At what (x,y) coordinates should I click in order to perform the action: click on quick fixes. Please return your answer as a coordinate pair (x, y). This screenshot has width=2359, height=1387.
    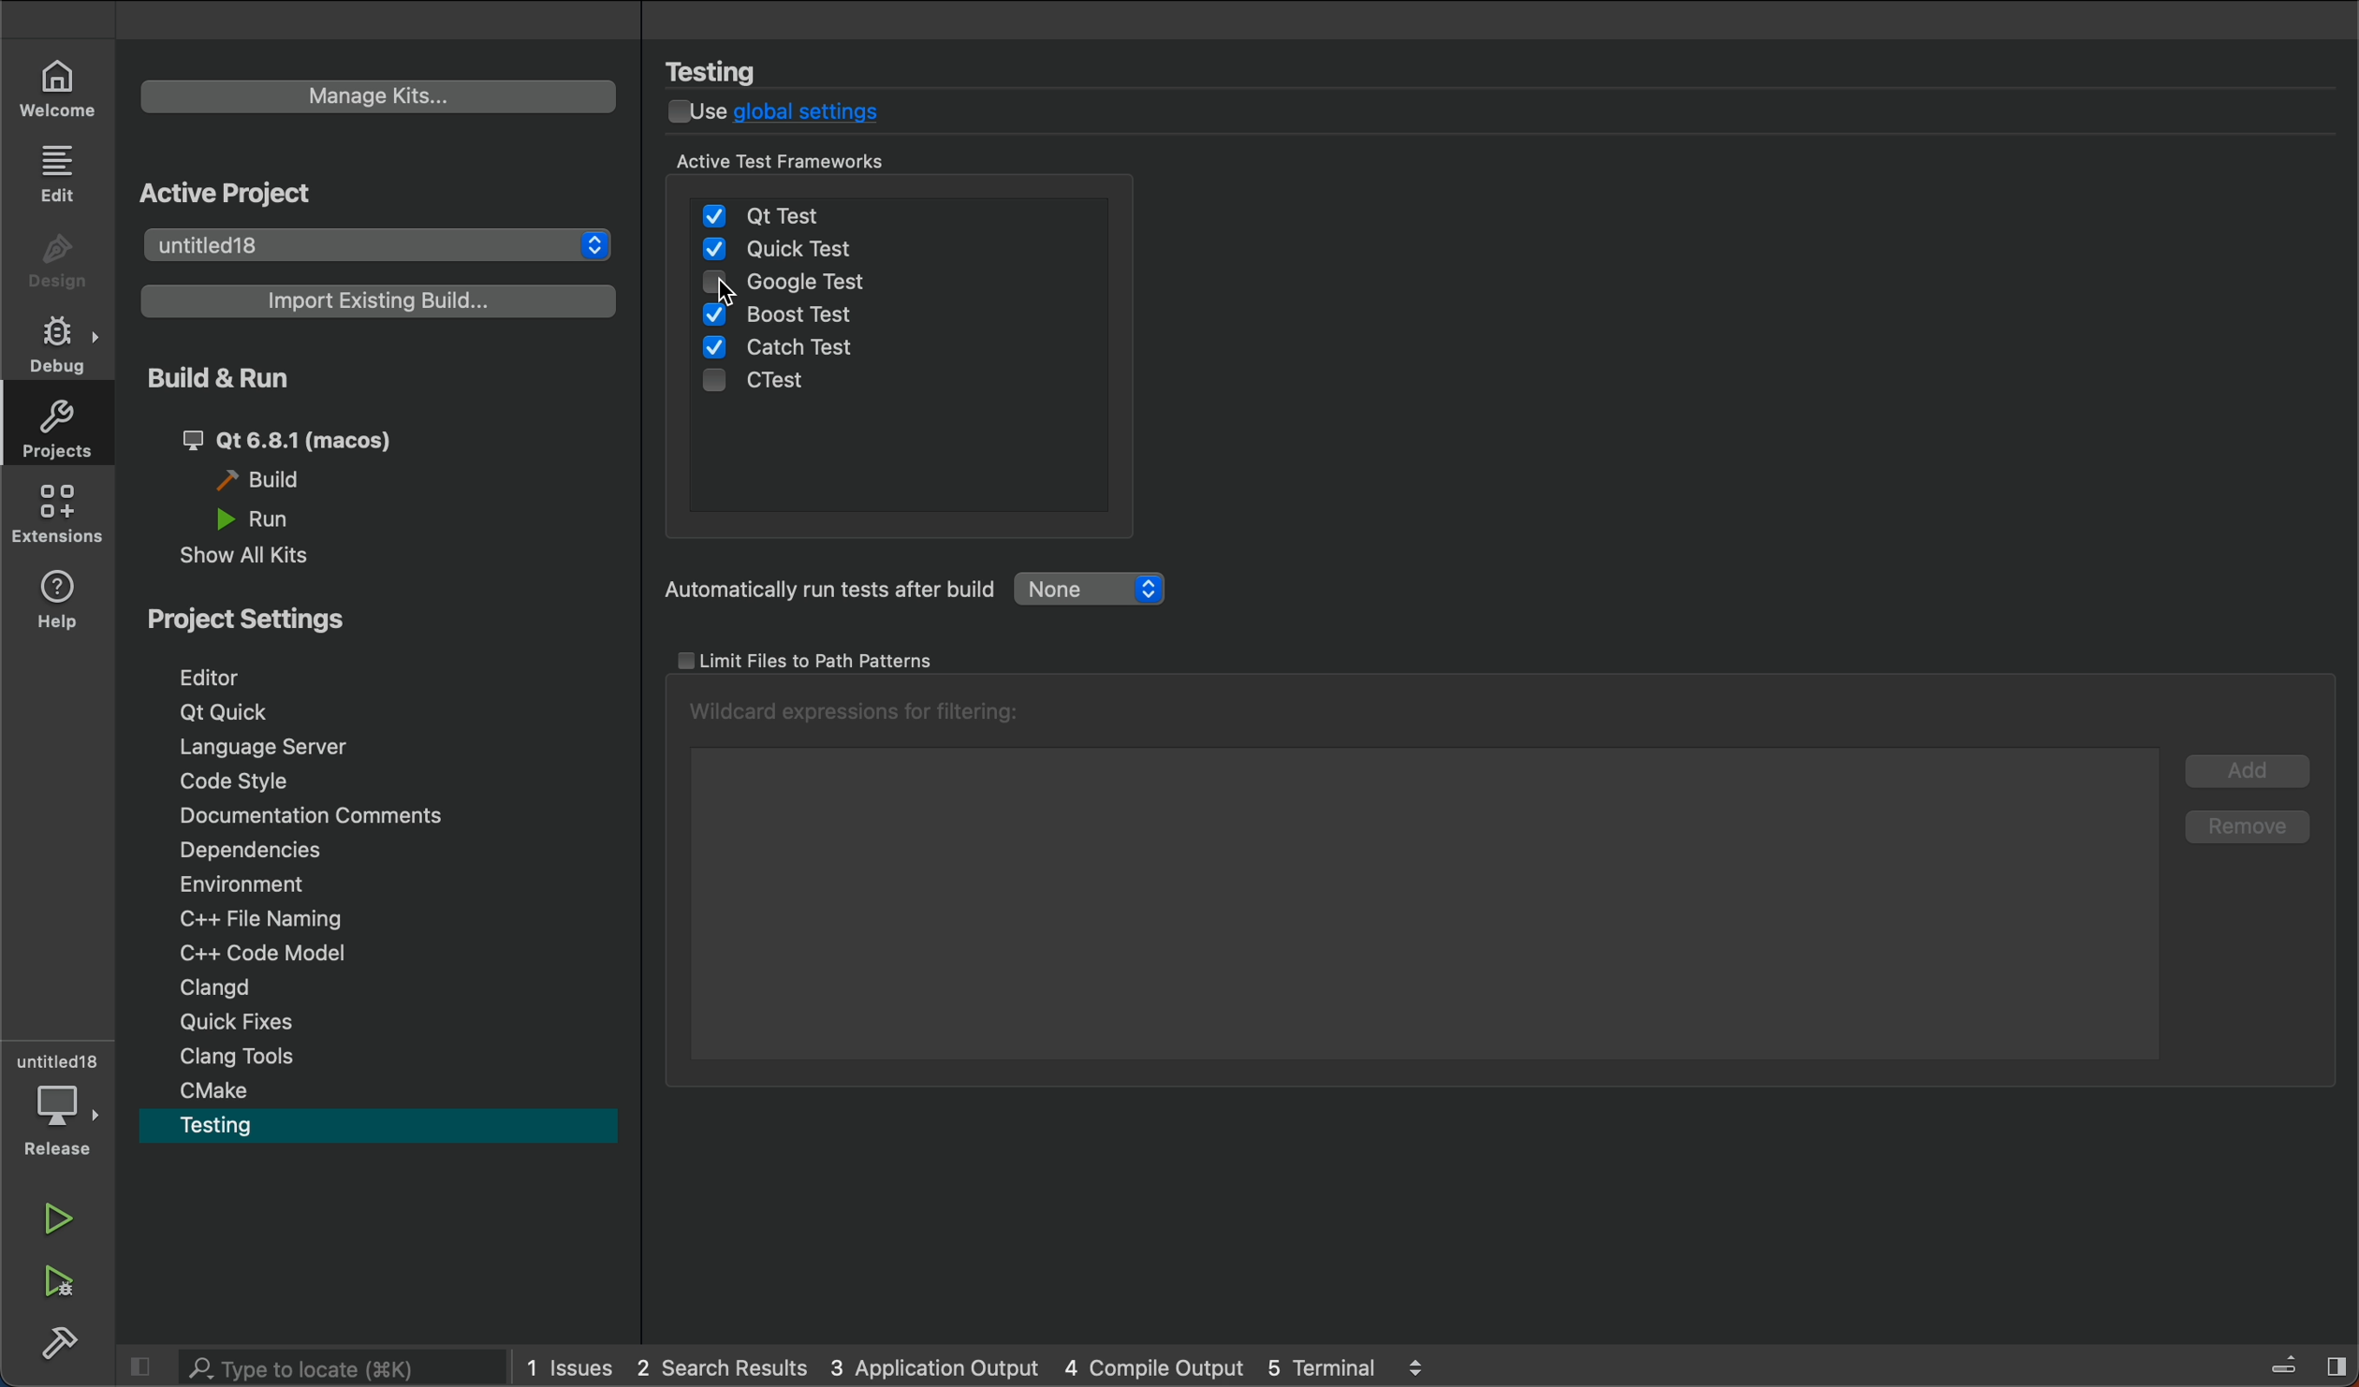
    Looking at the image, I should click on (384, 1021).